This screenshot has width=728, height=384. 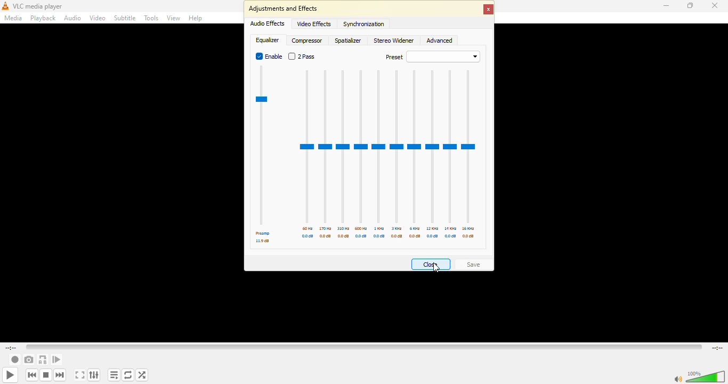 I want to click on elapsed time, so click(x=13, y=347).